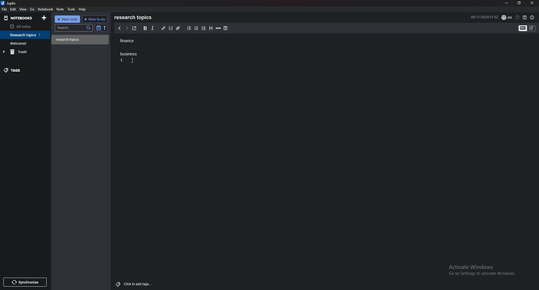  What do you see at coordinates (134, 40) in the screenshot?
I see ` finance` at bounding box center [134, 40].